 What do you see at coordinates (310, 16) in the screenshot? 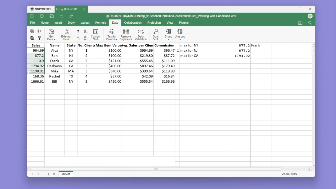
I see `Account icon` at bounding box center [310, 16].